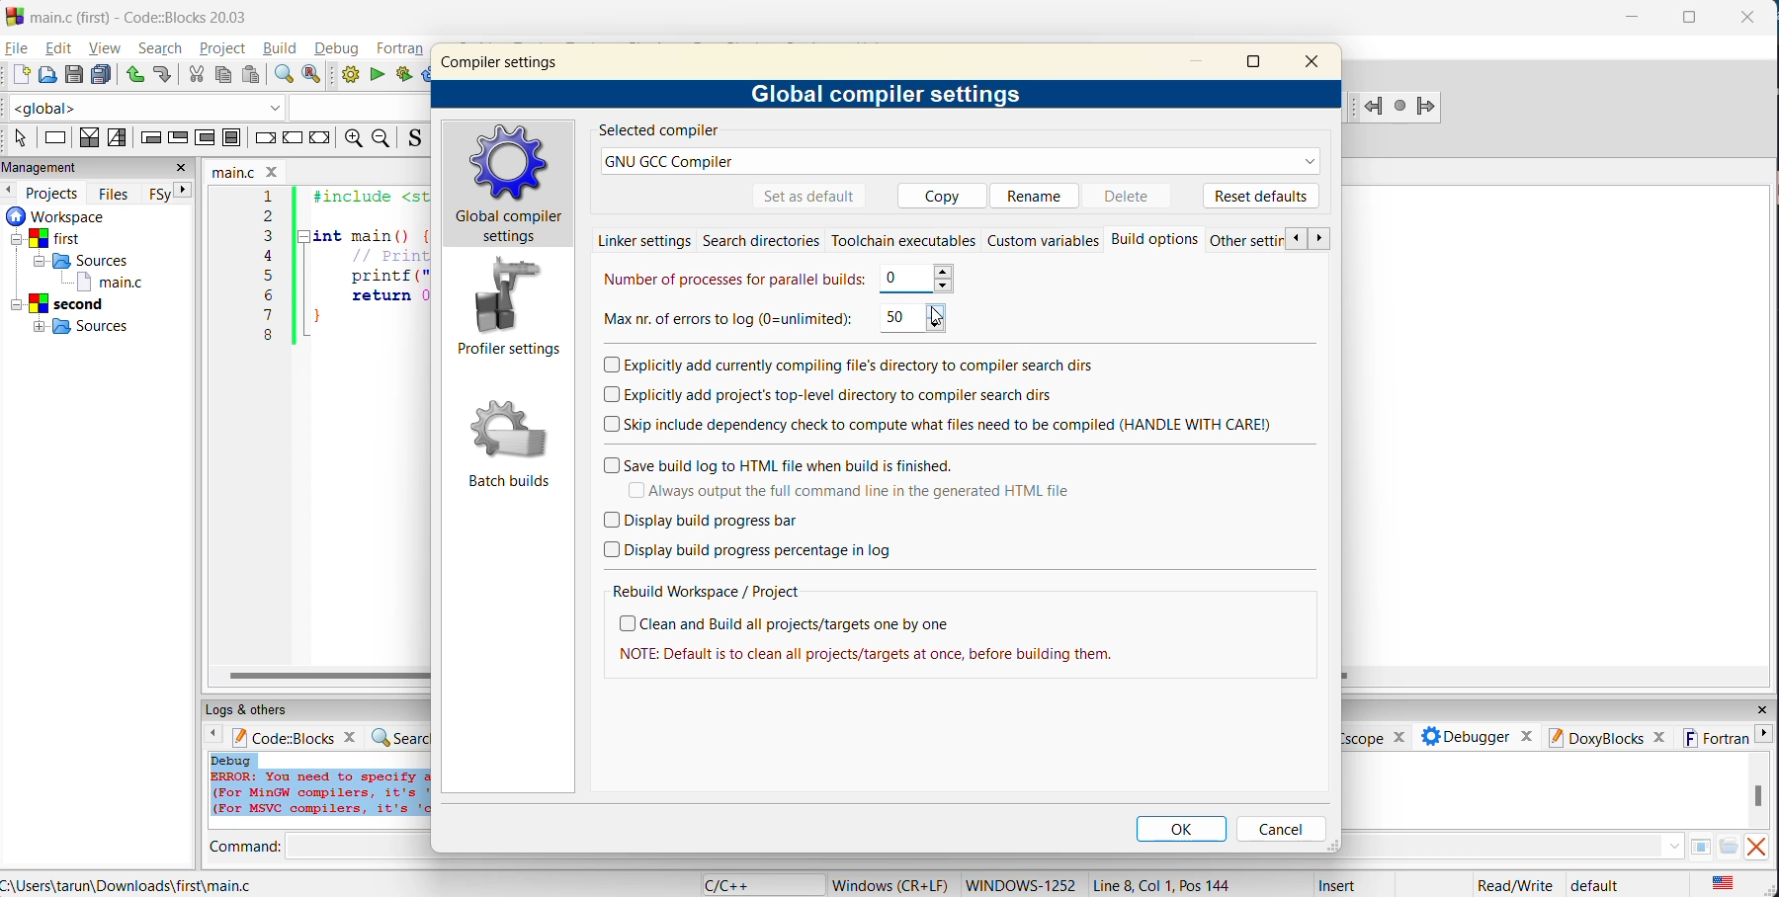  Describe the element at coordinates (282, 50) in the screenshot. I see `build` at that location.